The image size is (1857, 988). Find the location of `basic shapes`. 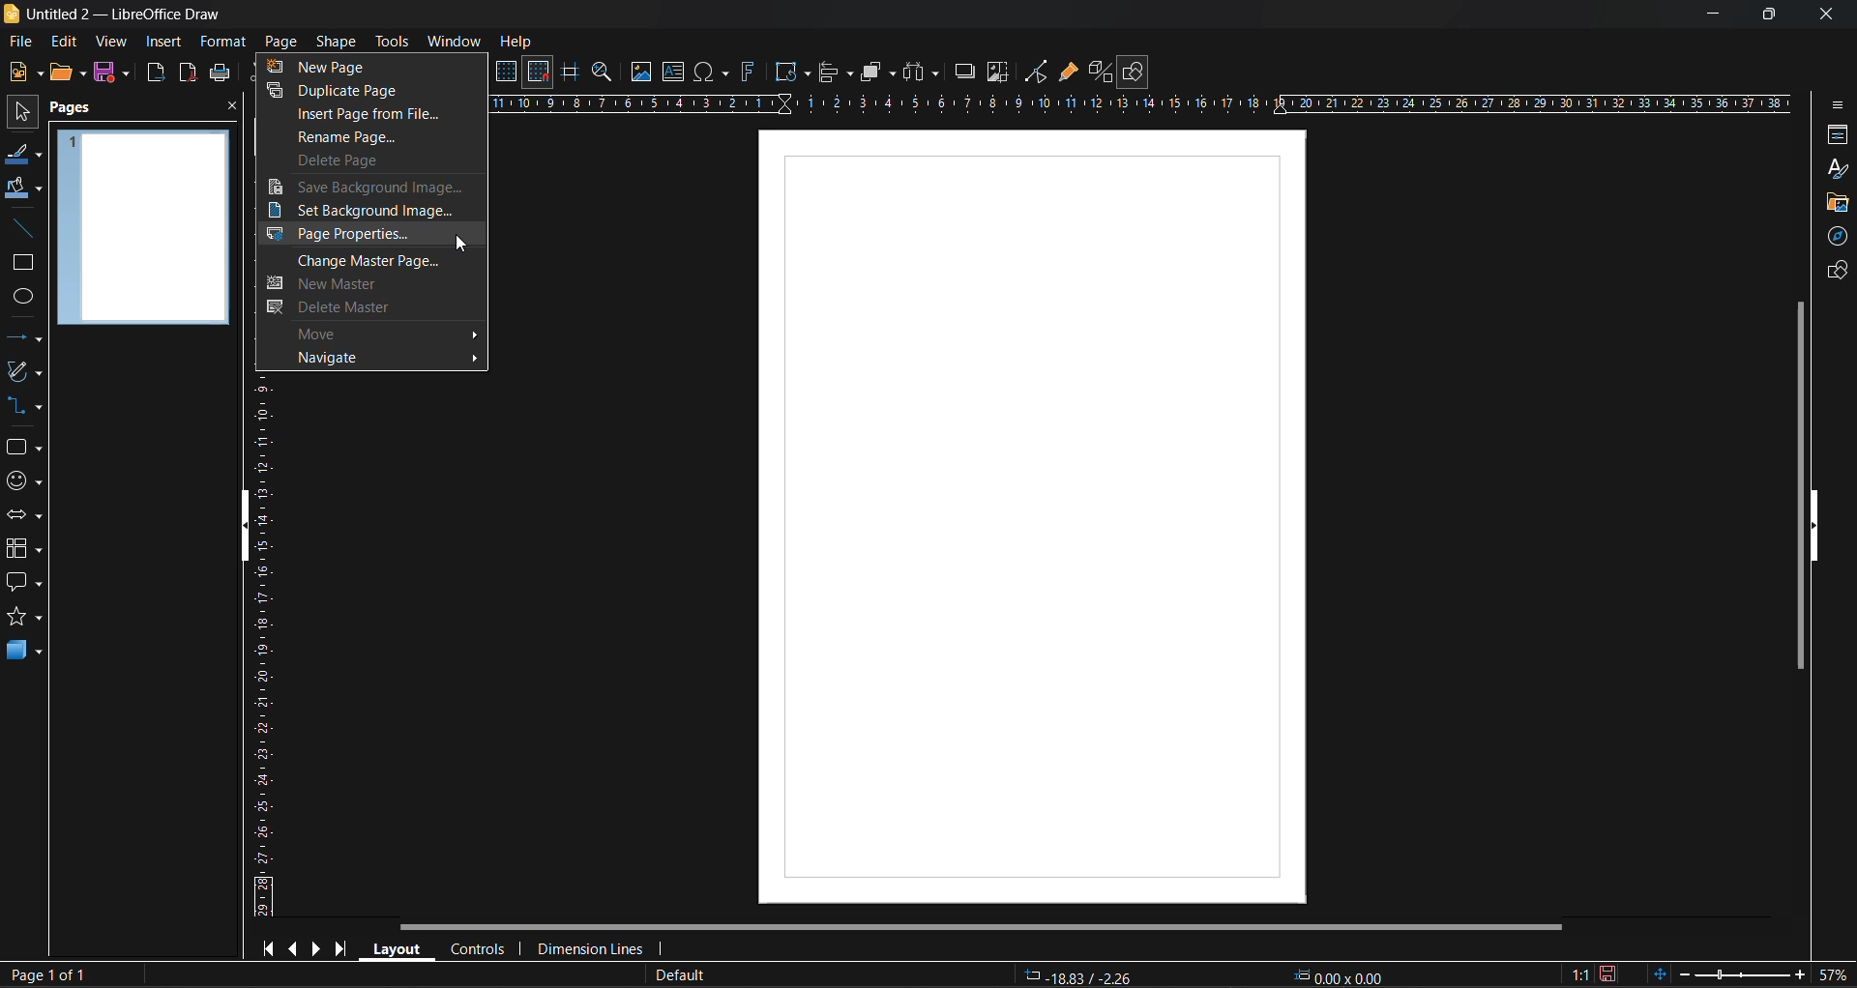

basic shapes is located at coordinates (27, 449).